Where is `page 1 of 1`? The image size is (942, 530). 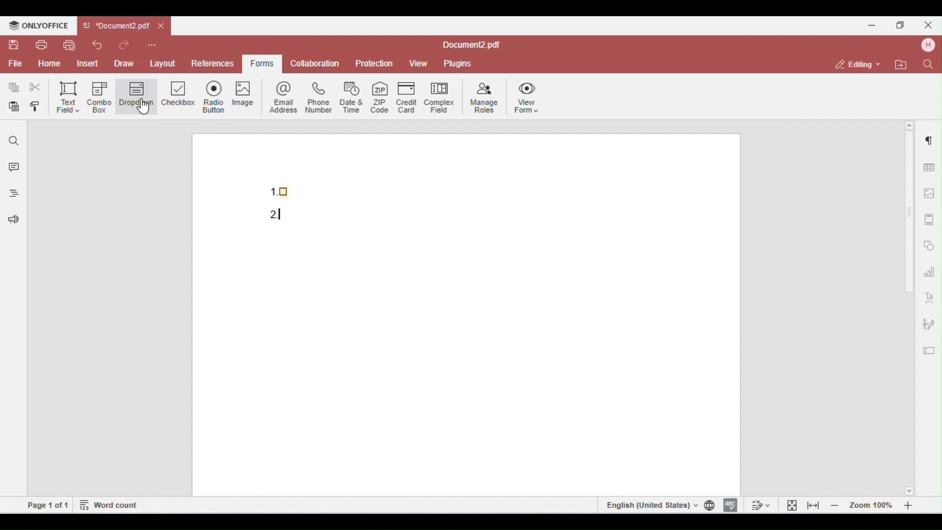 page 1 of 1 is located at coordinates (48, 504).